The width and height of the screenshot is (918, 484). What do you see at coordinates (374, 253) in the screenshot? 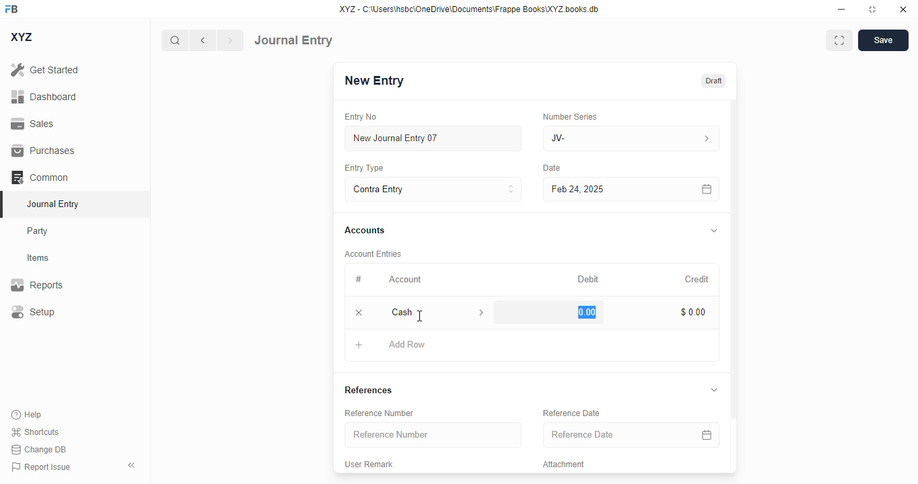
I see `account entries` at bounding box center [374, 253].